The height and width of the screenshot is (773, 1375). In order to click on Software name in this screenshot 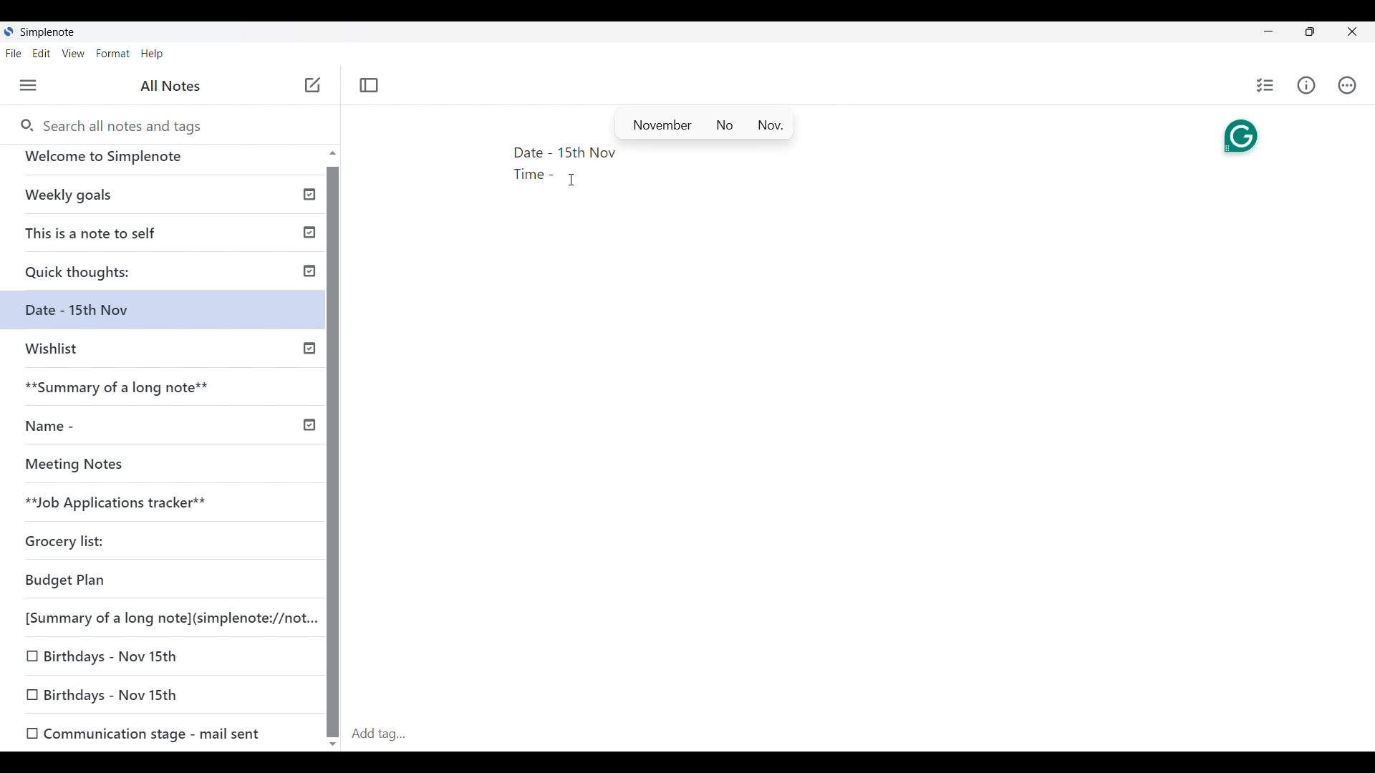, I will do `click(47, 32)`.